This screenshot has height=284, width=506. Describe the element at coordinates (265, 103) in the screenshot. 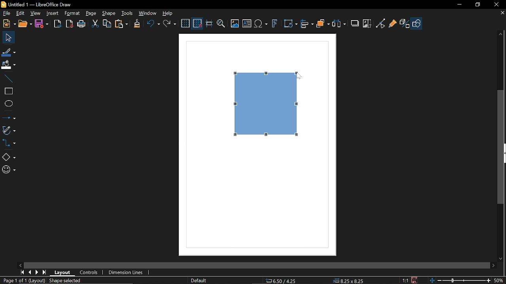

I see `Rectangle (Proportionally resized)` at that location.